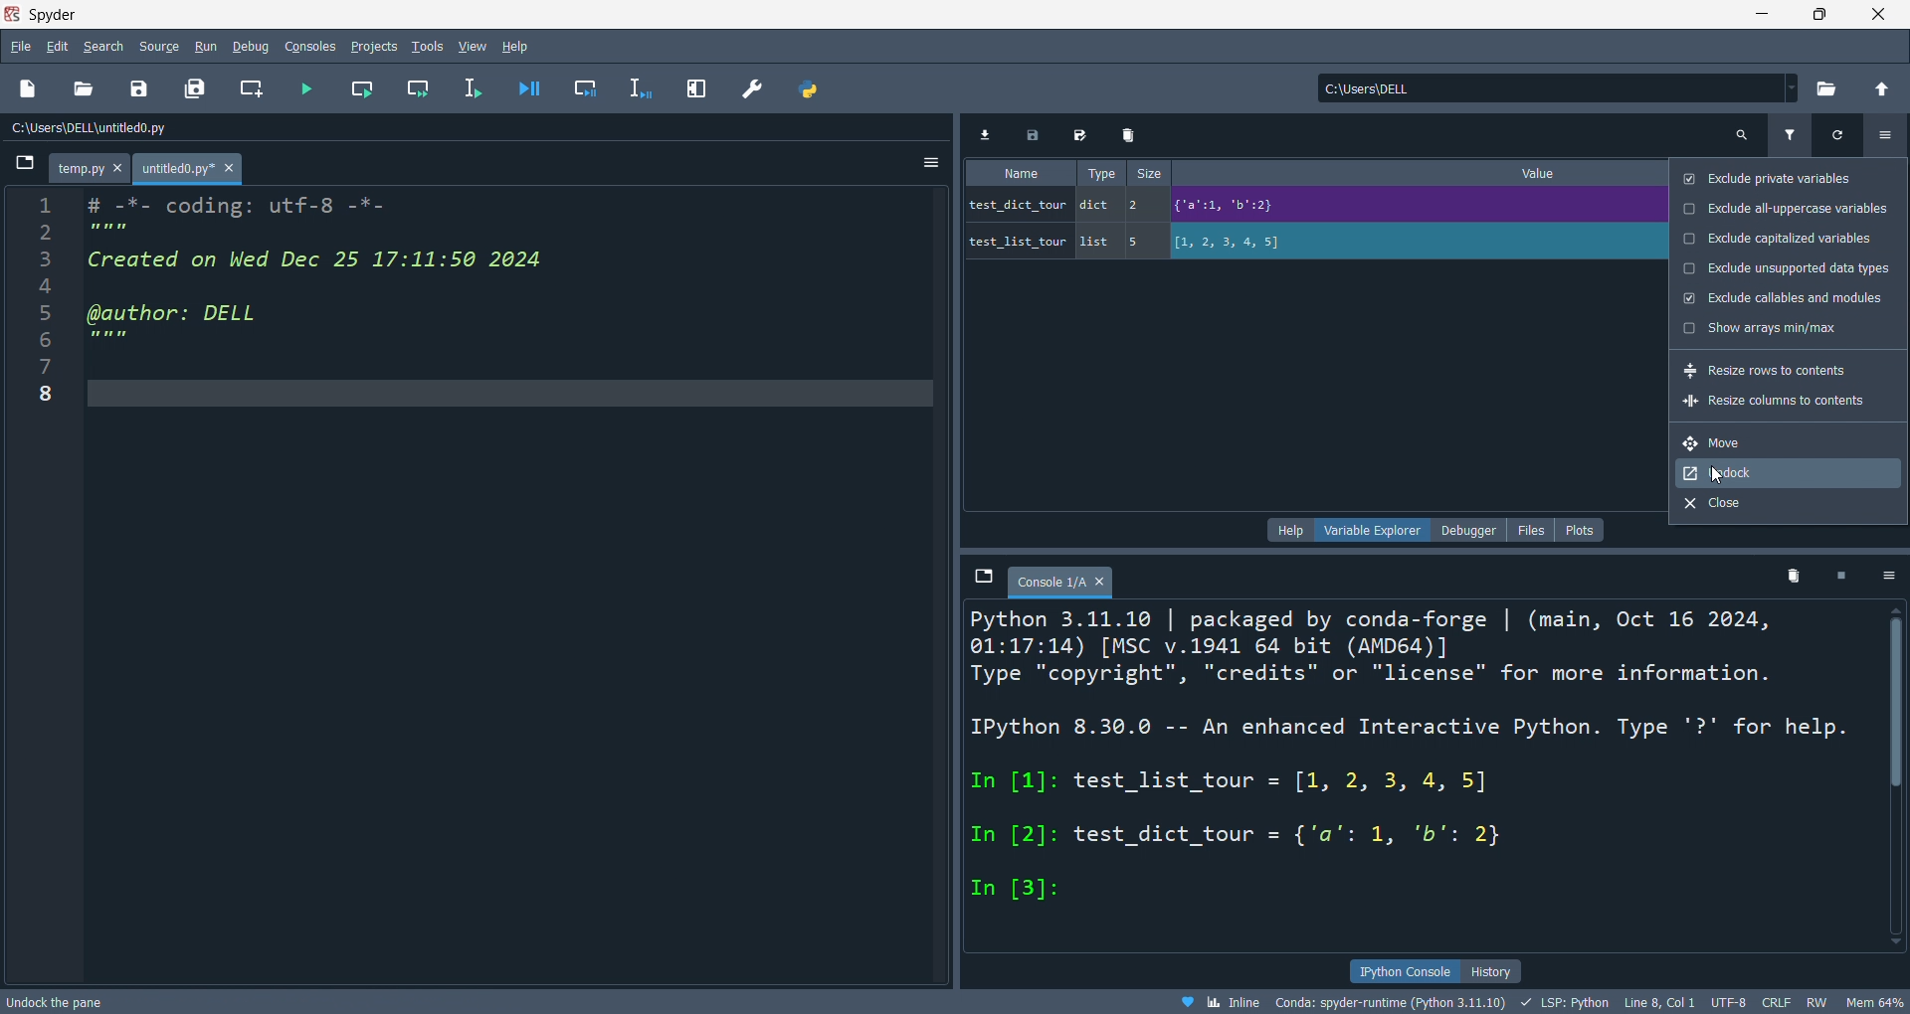 The image size is (1910, 1014). I want to click on size, so click(1149, 174).